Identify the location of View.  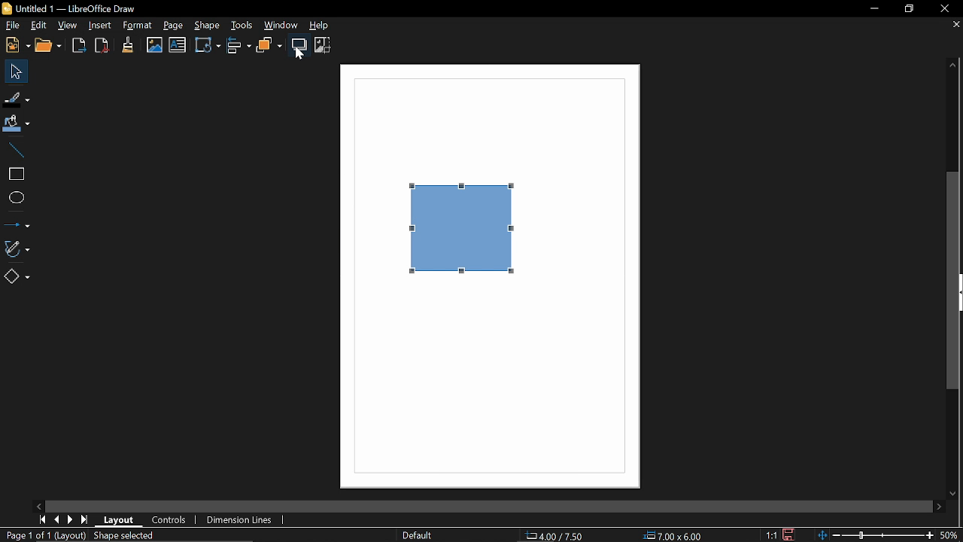
(68, 26).